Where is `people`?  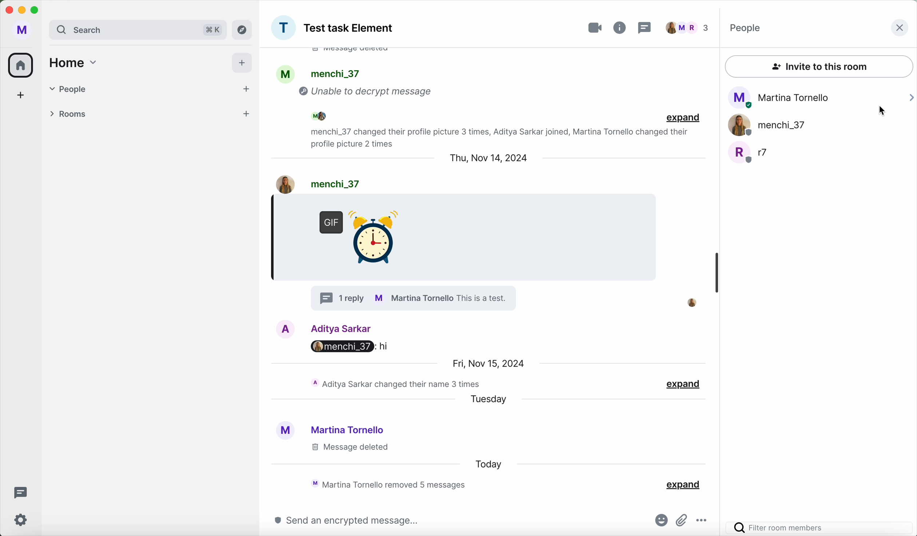
people is located at coordinates (333, 116).